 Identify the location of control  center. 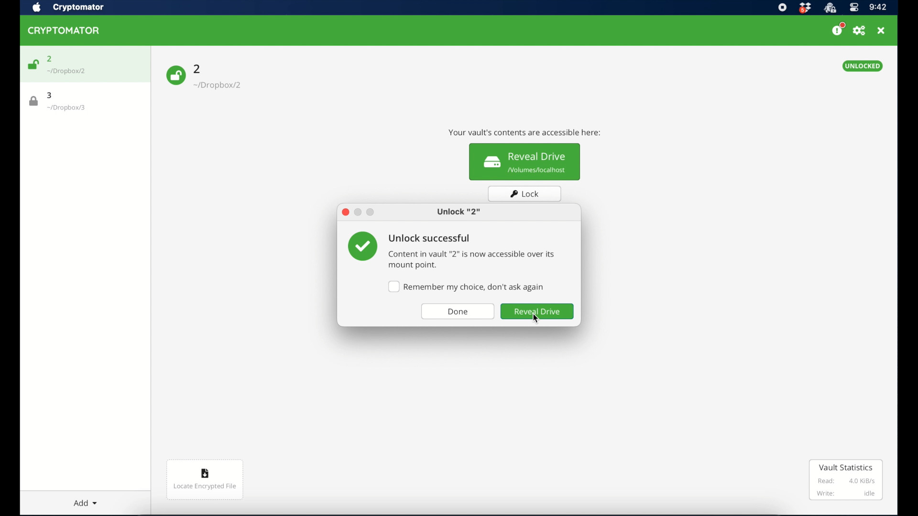
(853, 8).